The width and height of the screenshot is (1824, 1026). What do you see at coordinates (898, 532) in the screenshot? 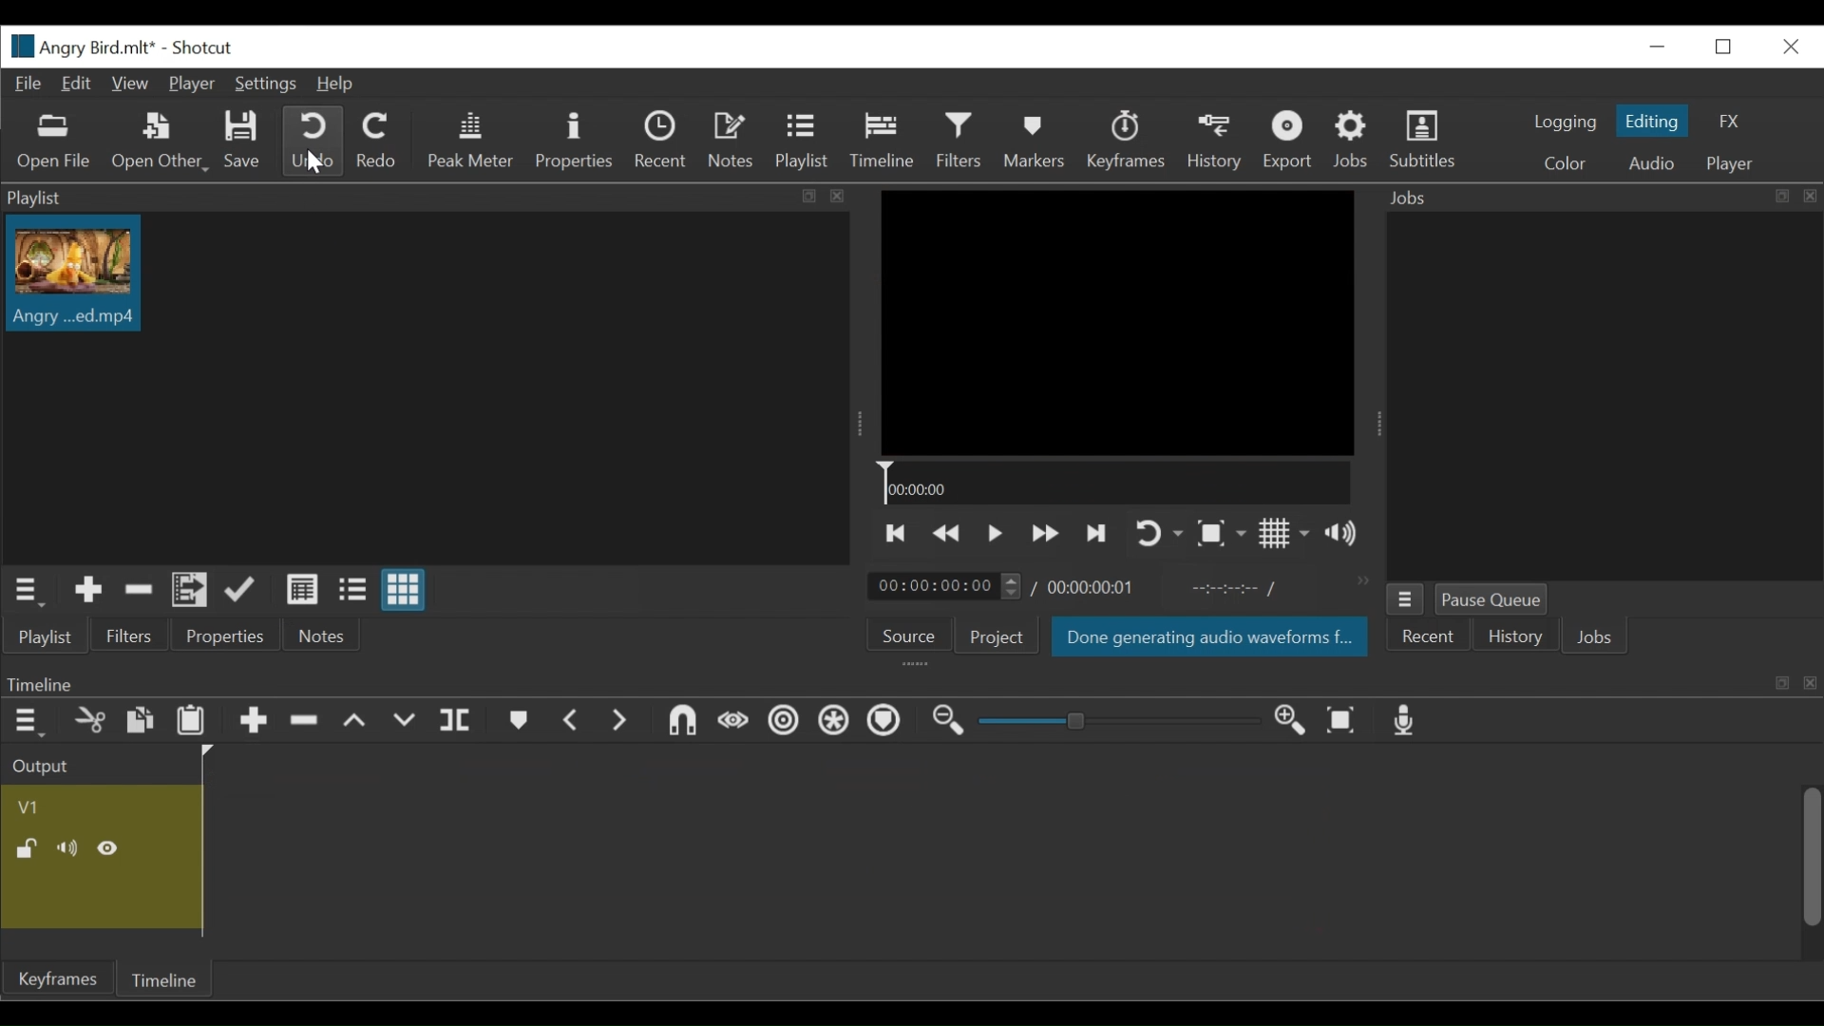
I see `Skip to the previous point` at bounding box center [898, 532].